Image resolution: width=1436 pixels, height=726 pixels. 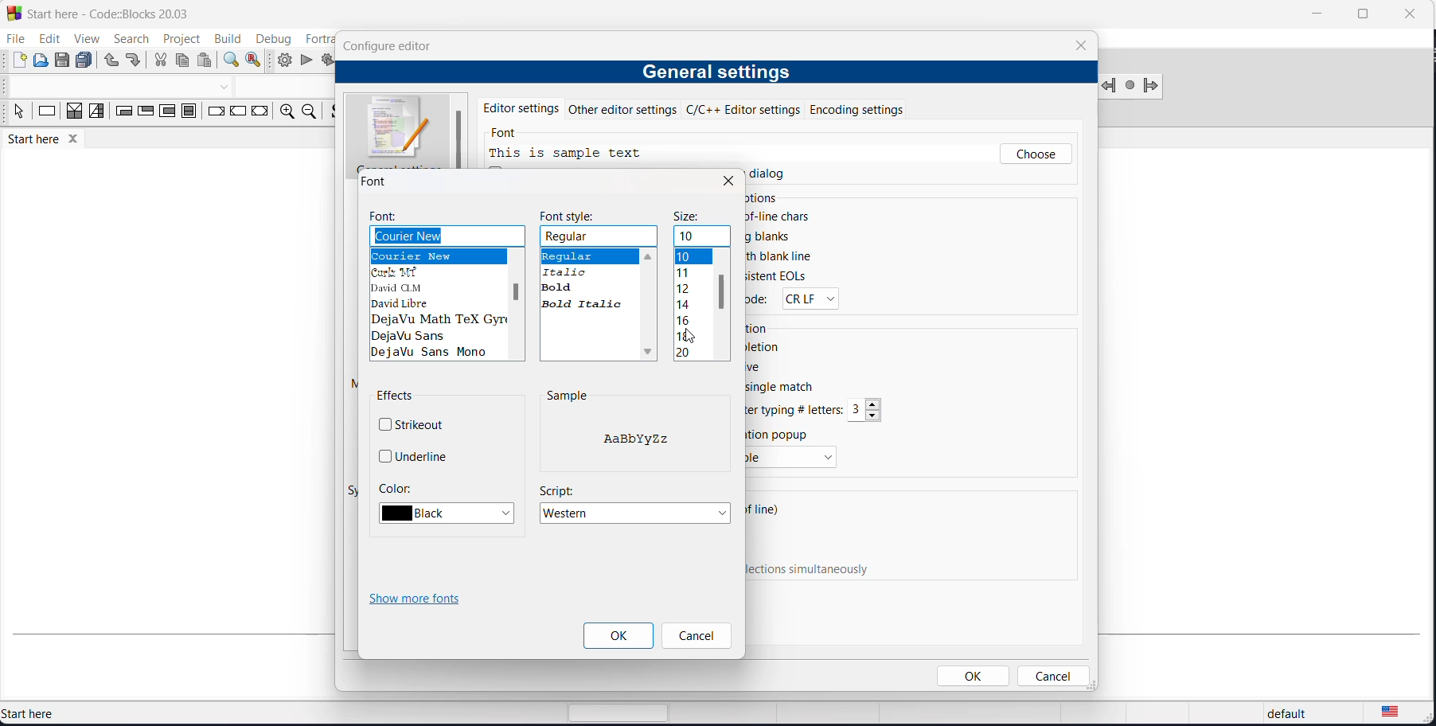 I want to click on eletion, so click(x=767, y=346).